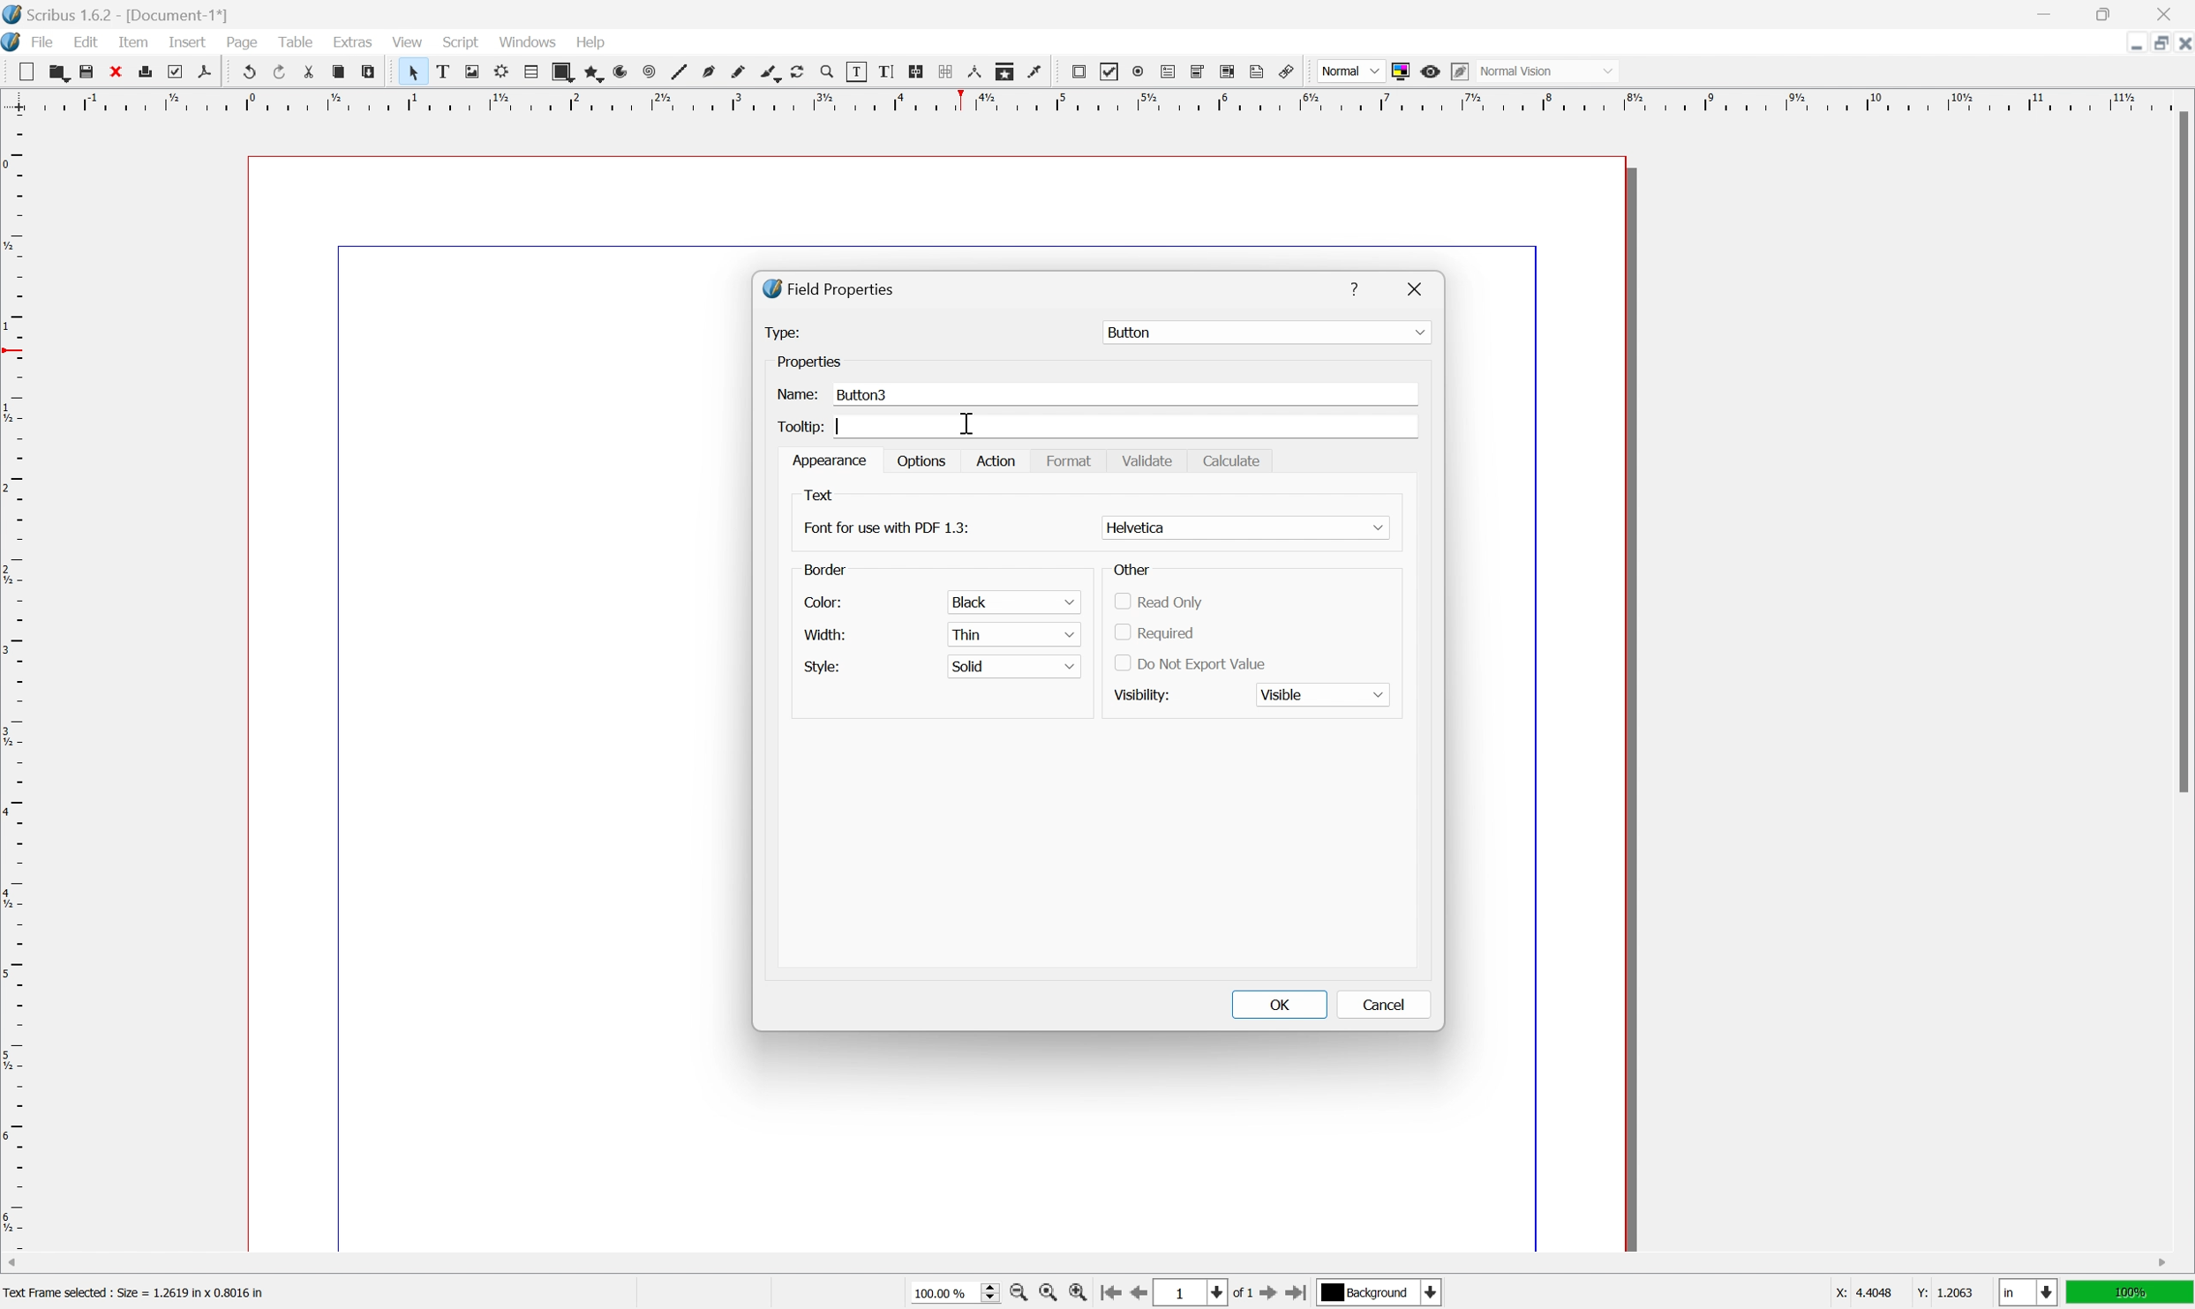  Describe the element at coordinates (1006, 72) in the screenshot. I see `copy item properties` at that location.